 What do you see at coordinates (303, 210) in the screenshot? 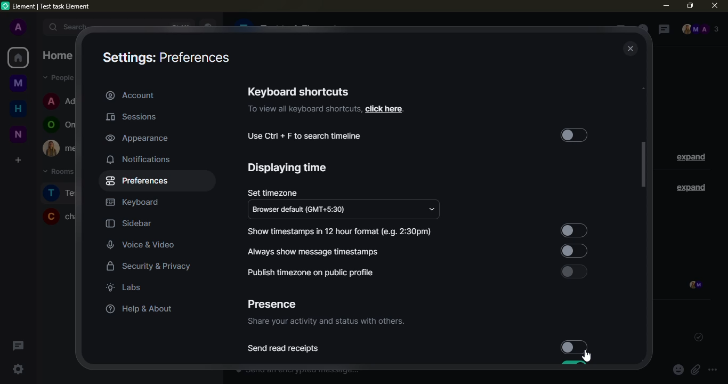
I see `browser default` at bounding box center [303, 210].